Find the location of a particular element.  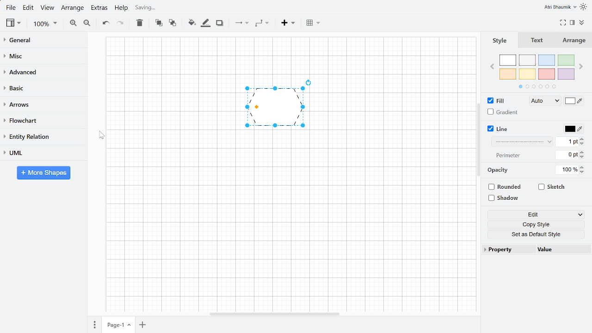

Table is located at coordinates (313, 23).